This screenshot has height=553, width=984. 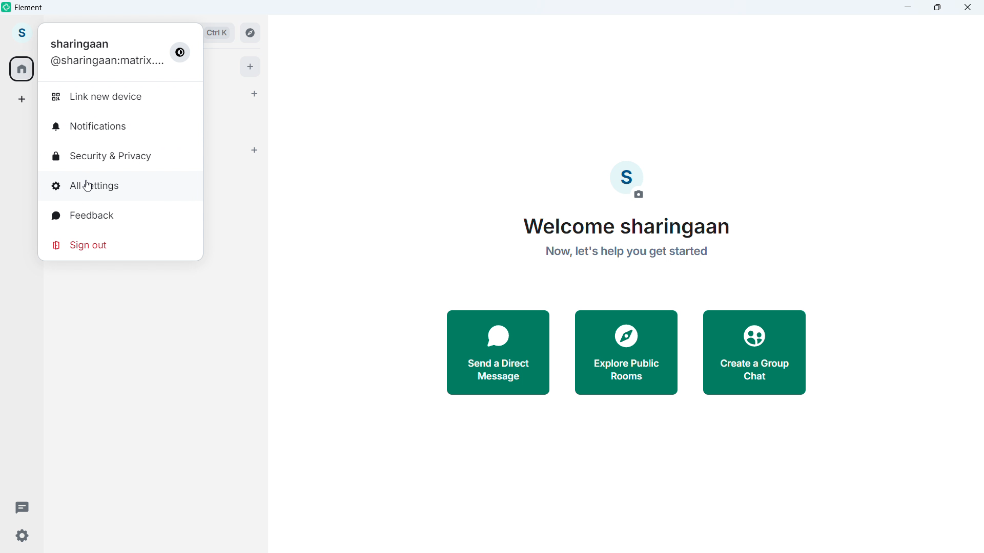 What do you see at coordinates (20, 99) in the screenshot?
I see `Add space ` at bounding box center [20, 99].